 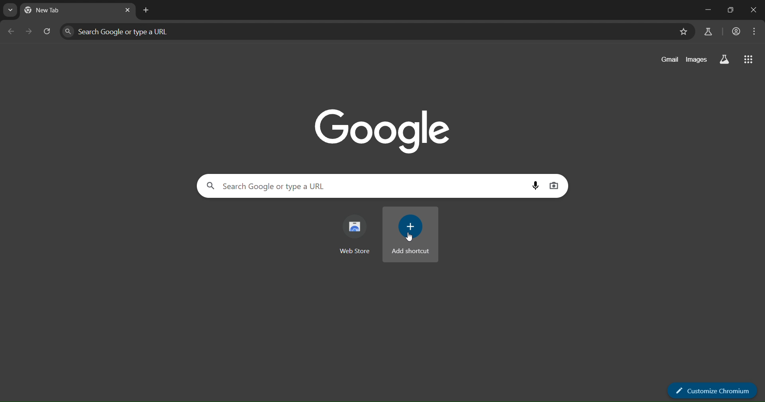 I want to click on google apps, so click(x=749, y=60).